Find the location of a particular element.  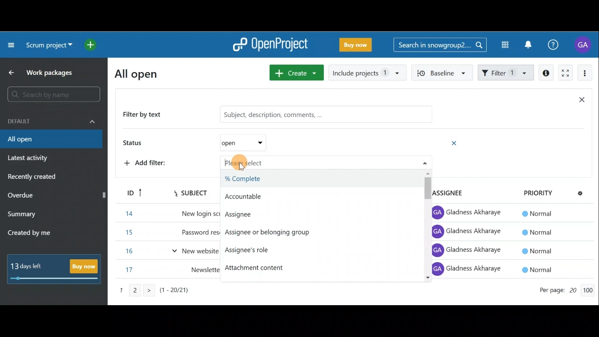

Item 8 is located at coordinates (497, 252).